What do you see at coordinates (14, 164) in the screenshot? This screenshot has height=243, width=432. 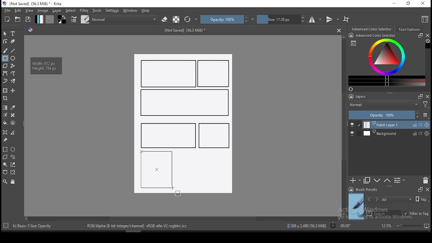 I see `similar color selection tool` at bounding box center [14, 164].